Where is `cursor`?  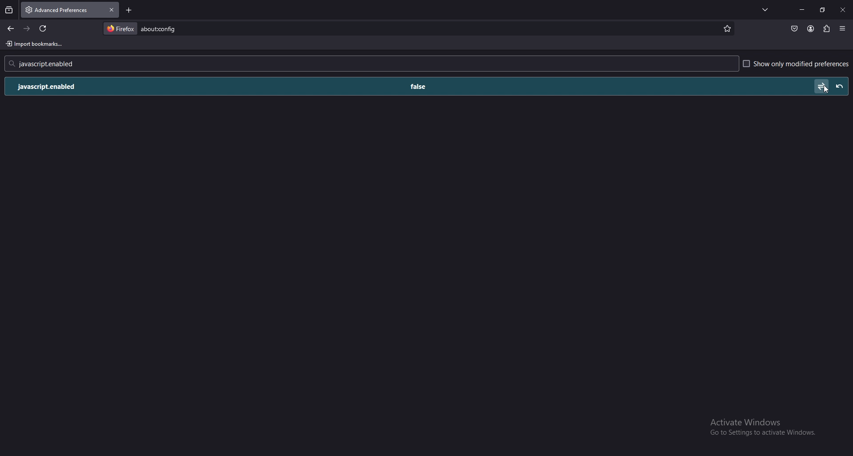 cursor is located at coordinates (825, 91).